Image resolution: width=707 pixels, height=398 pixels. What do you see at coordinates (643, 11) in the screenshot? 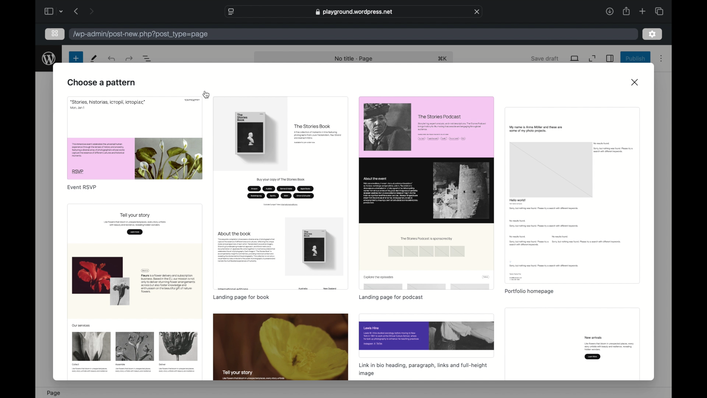
I see `new tab` at bounding box center [643, 11].